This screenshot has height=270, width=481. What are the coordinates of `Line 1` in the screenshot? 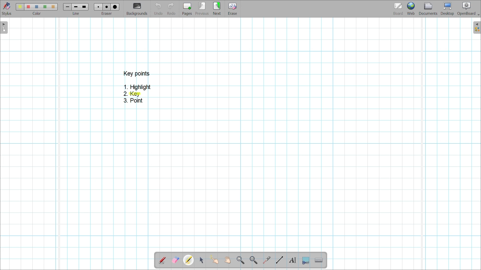 It's located at (67, 7).